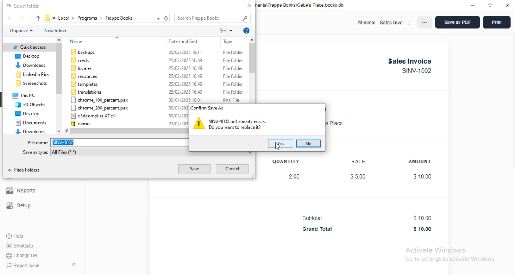 Image resolution: width=515 pixels, height=275 pixels. Describe the element at coordinates (54, 18) in the screenshot. I see `drop down` at that location.